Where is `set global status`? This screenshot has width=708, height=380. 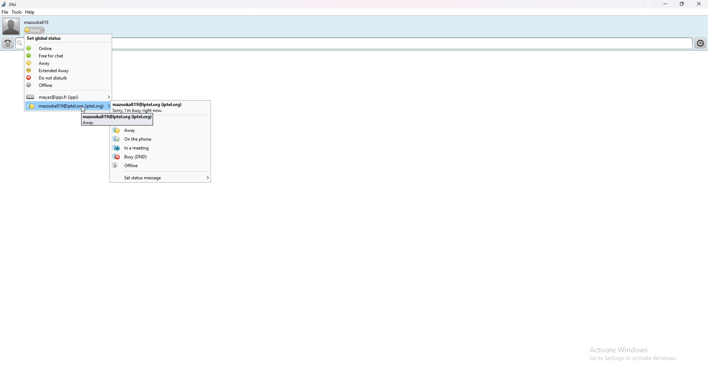 set global status is located at coordinates (68, 38).